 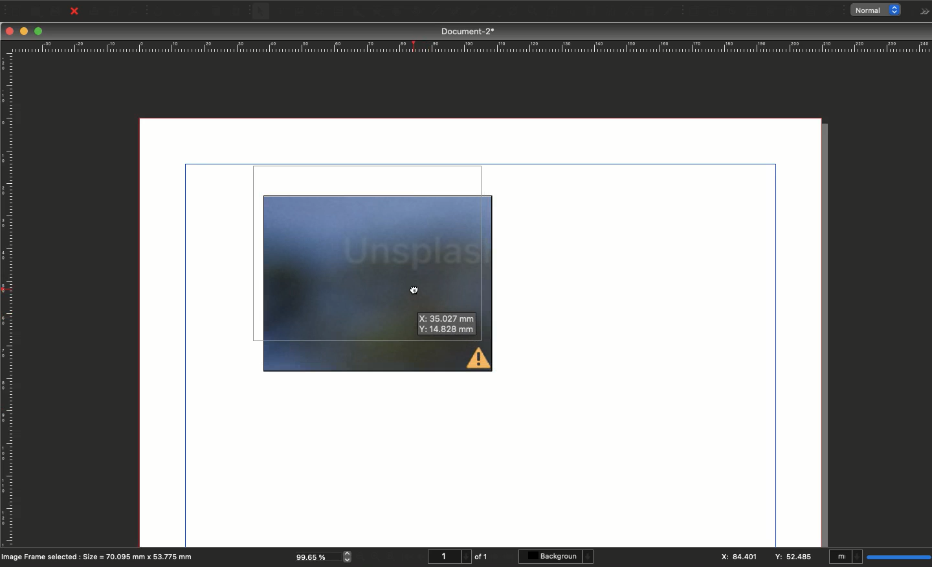 What do you see at coordinates (338, 12) in the screenshot?
I see `Table` at bounding box center [338, 12].